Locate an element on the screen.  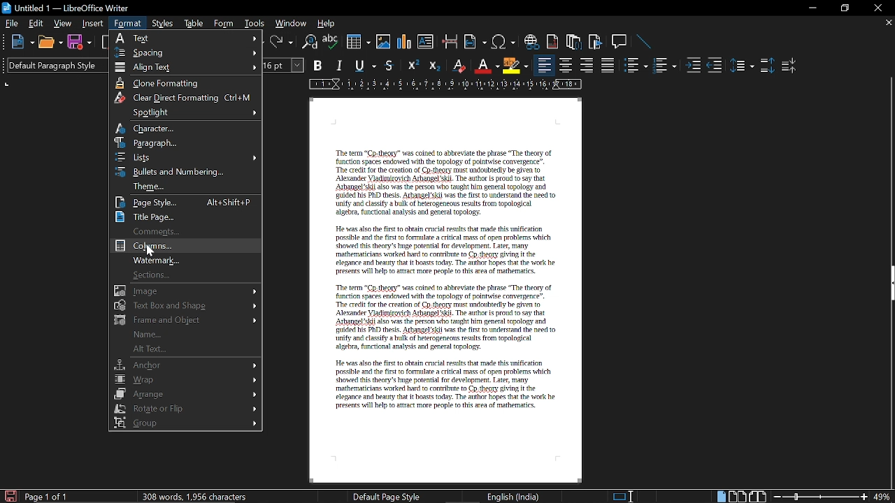
Header is located at coordinates (443, 112).